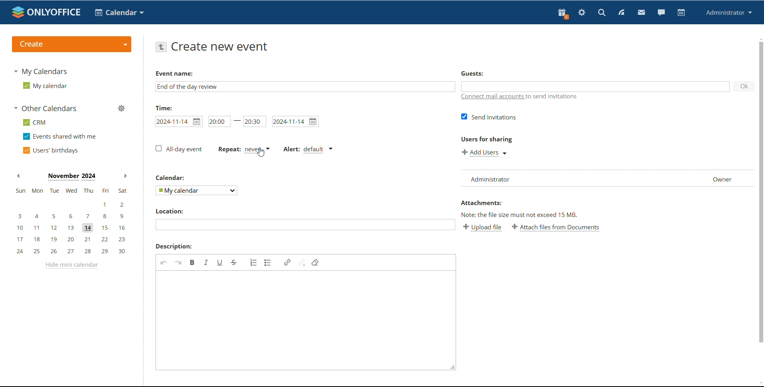 The image size is (764, 387). What do you see at coordinates (188, 86) in the screenshot?
I see `event name added` at bounding box center [188, 86].